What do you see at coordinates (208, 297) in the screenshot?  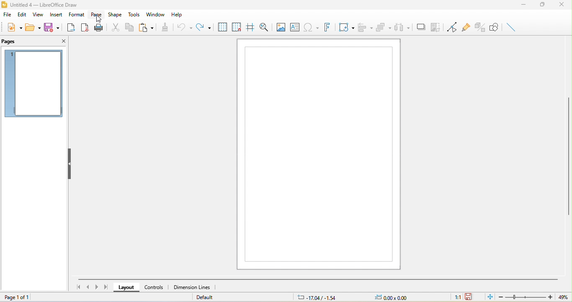 I see `Default` at bounding box center [208, 297].